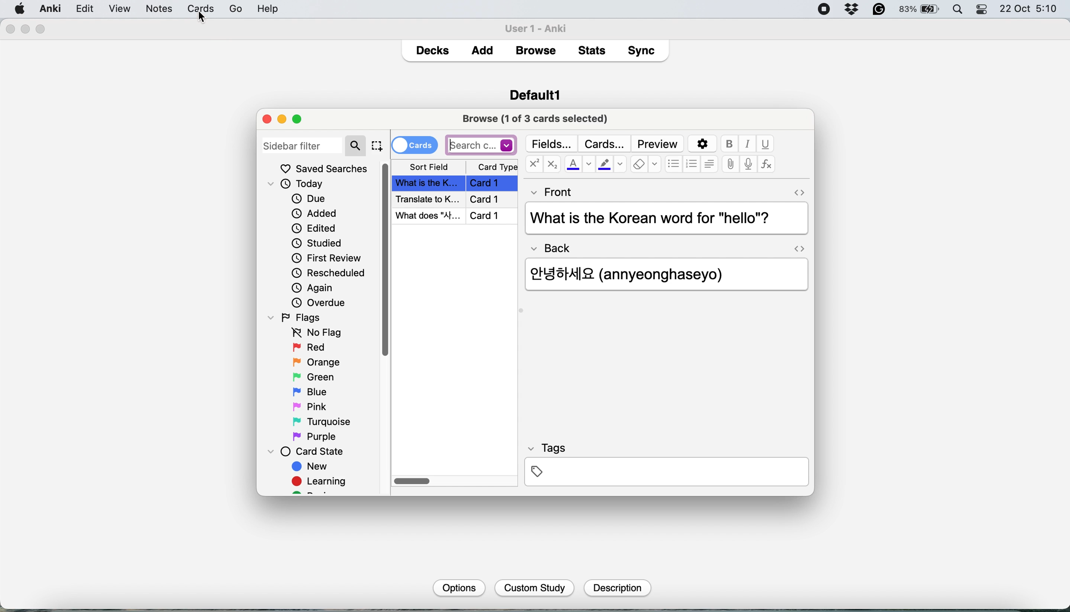 This screenshot has width=1070, height=612. I want to click on purple, so click(316, 437).